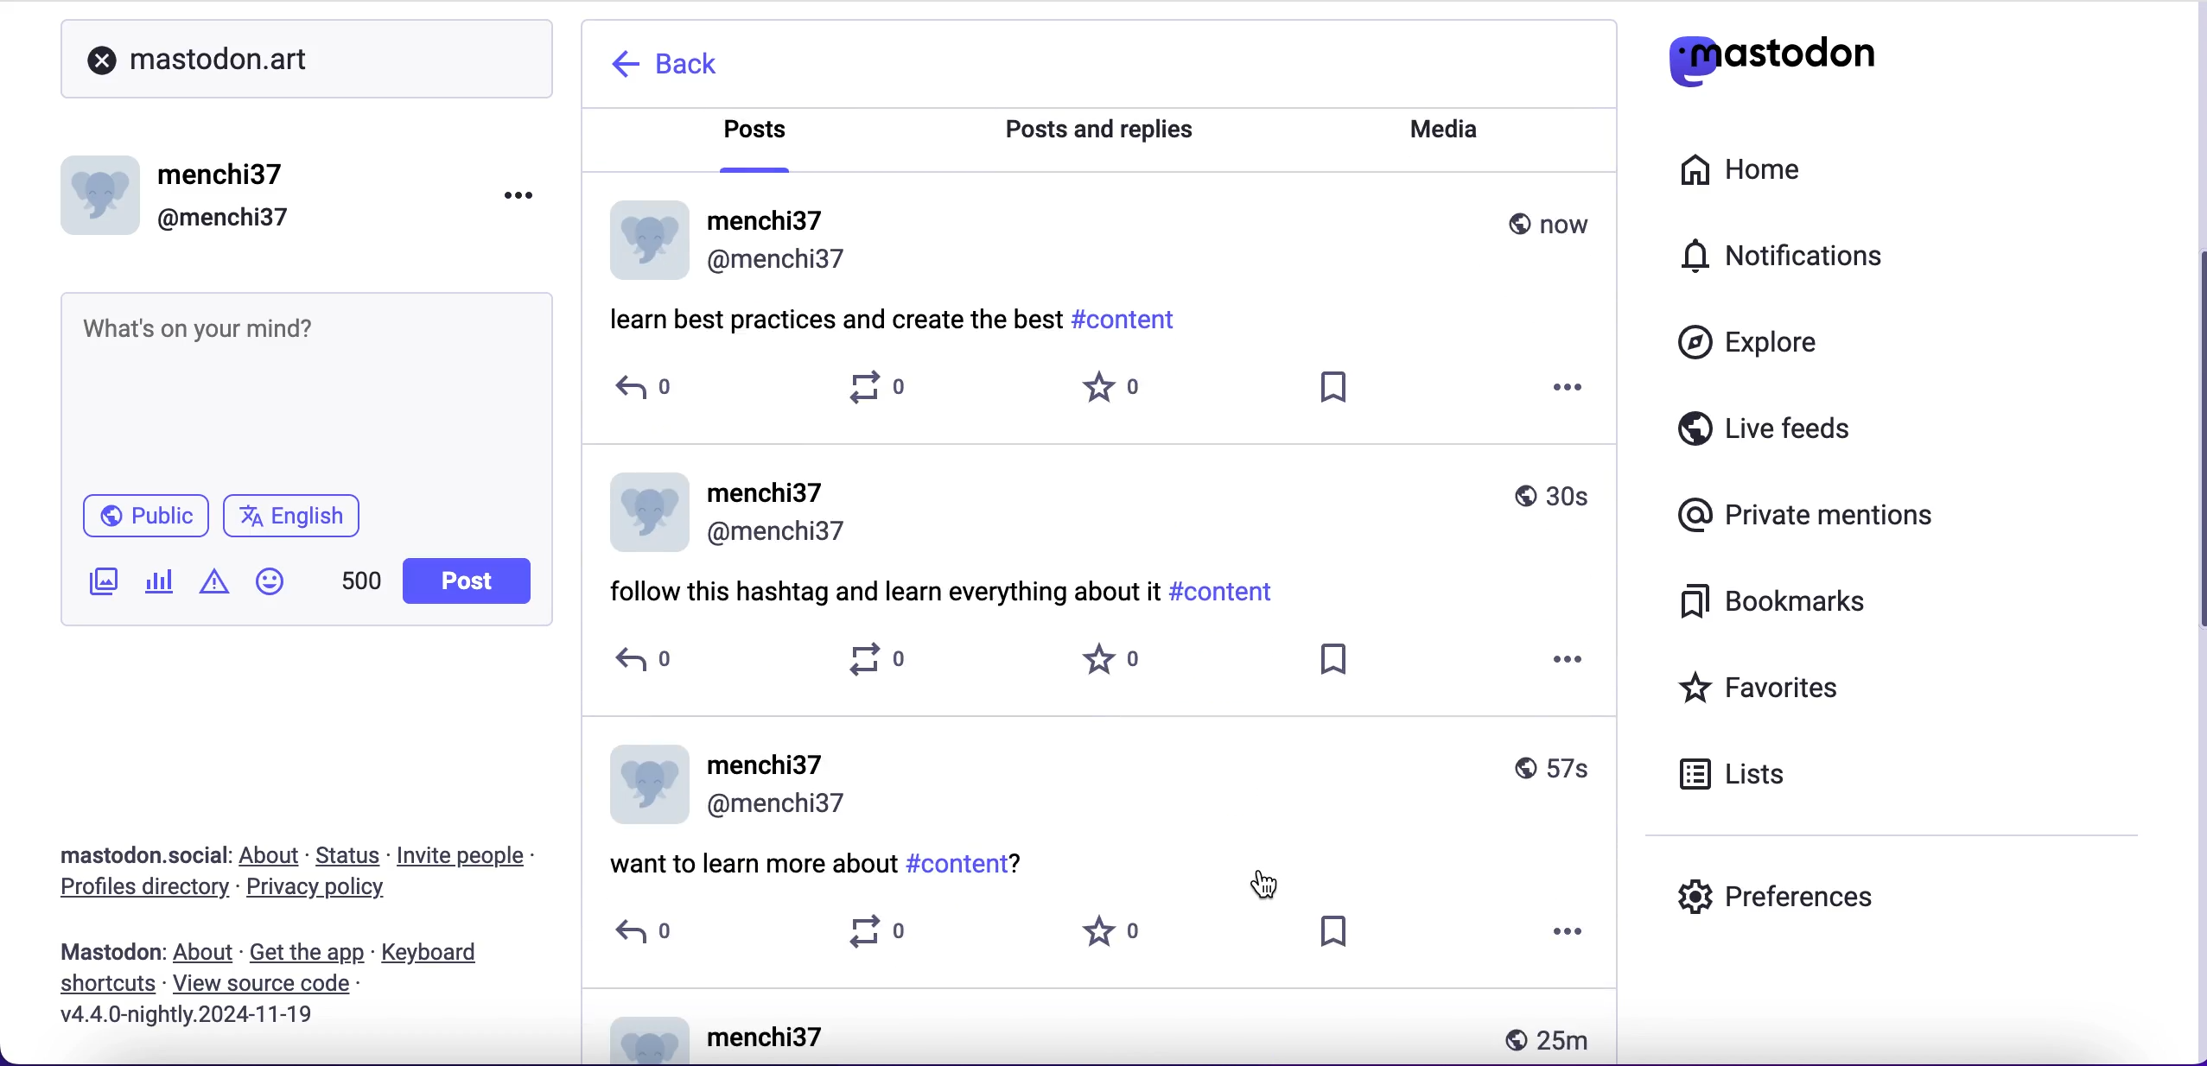 This screenshot has width=2207, height=1066. Describe the element at coordinates (1550, 1036) in the screenshot. I see `25 m ago` at that location.